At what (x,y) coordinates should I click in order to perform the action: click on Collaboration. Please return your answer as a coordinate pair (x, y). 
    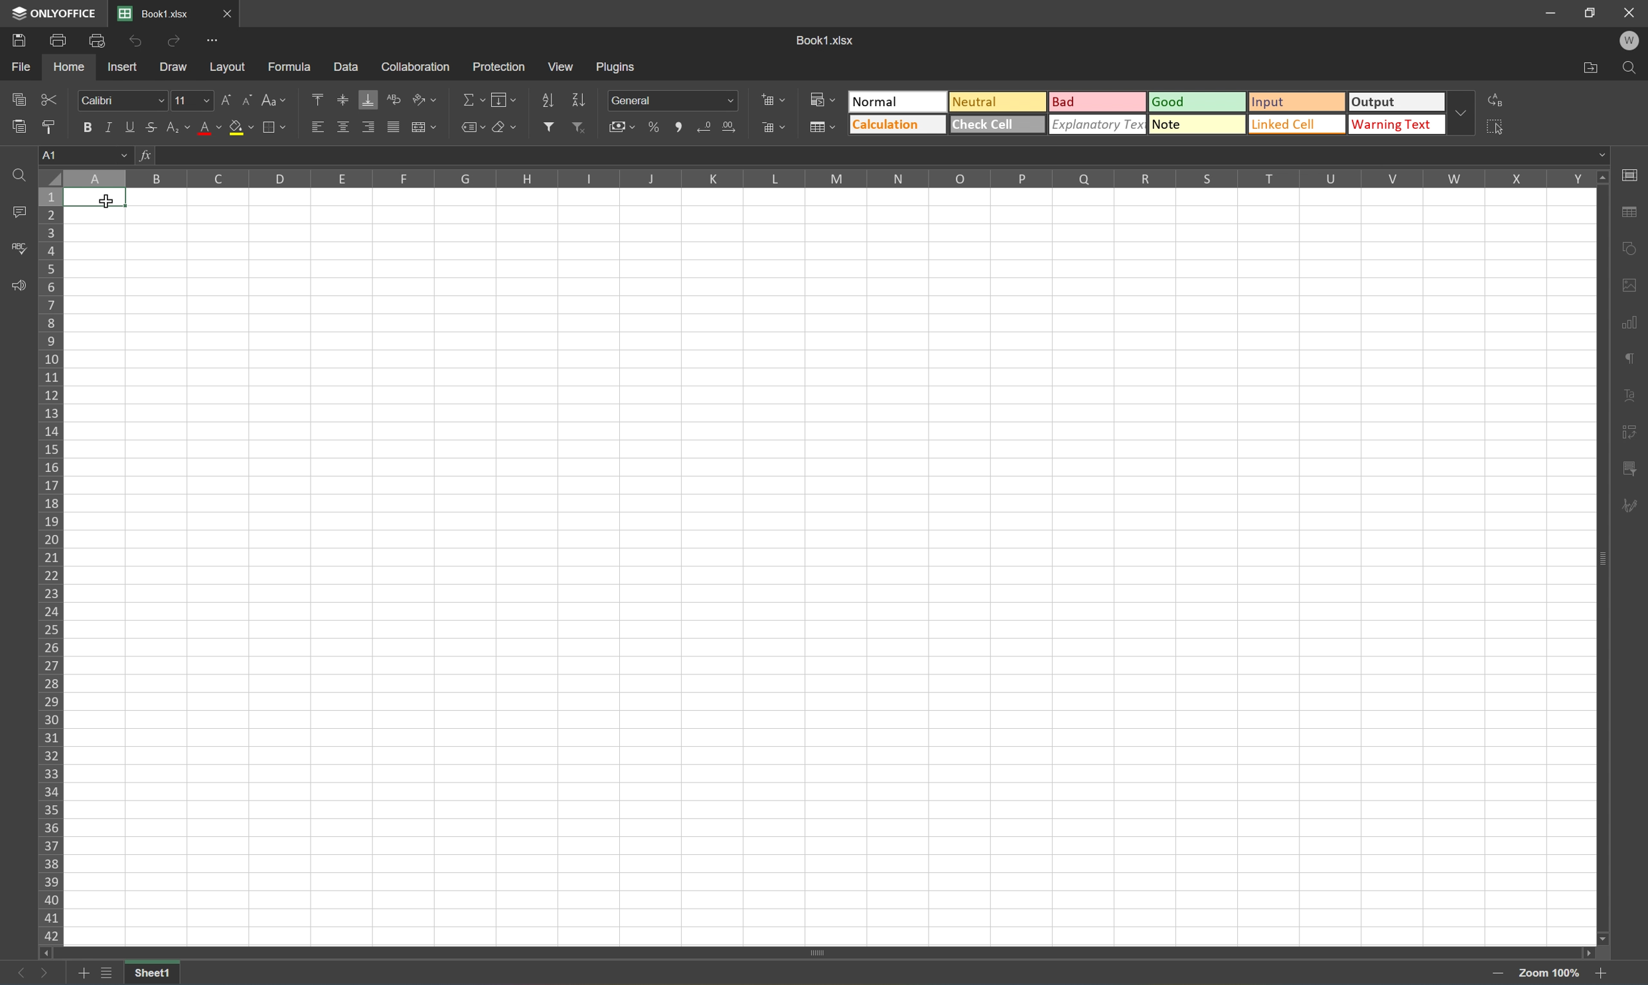
    Looking at the image, I should click on (421, 67).